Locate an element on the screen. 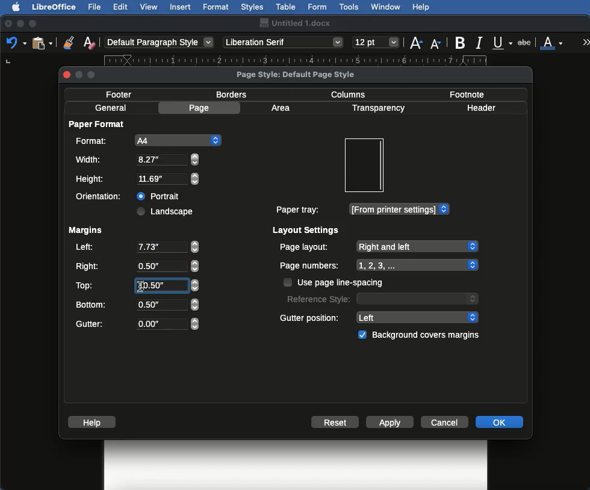  Paragraph style is located at coordinates (160, 42).